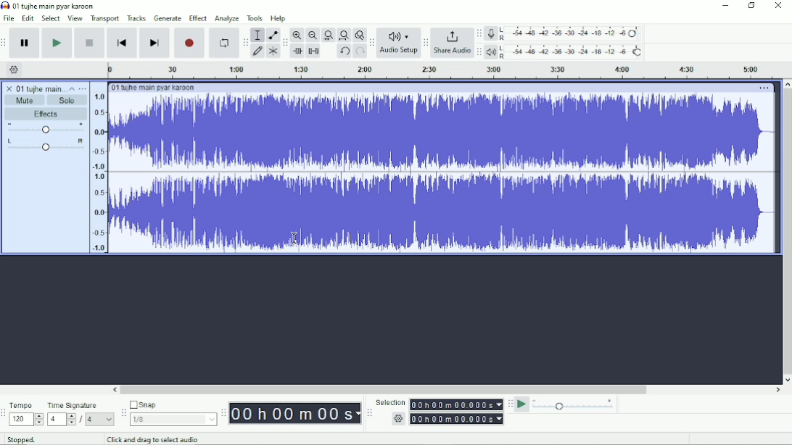 Image resolution: width=792 pixels, height=445 pixels. What do you see at coordinates (726, 7) in the screenshot?
I see `Minimize` at bounding box center [726, 7].